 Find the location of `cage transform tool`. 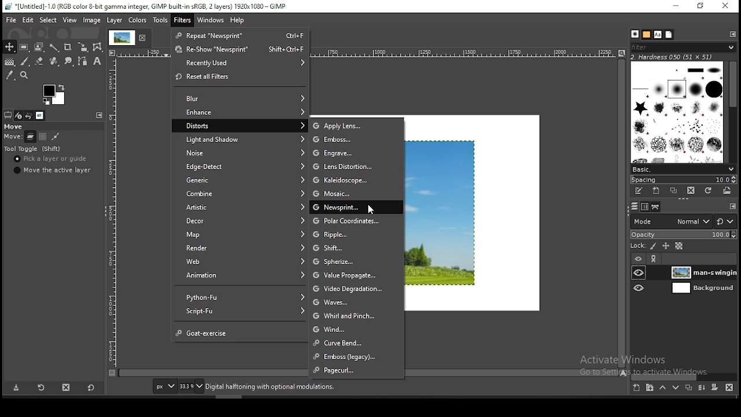

cage transform tool is located at coordinates (98, 47).